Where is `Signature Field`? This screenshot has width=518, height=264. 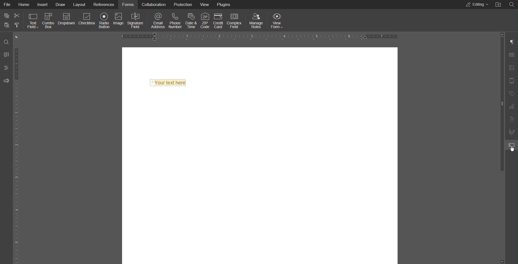 Signature Field is located at coordinates (137, 20).